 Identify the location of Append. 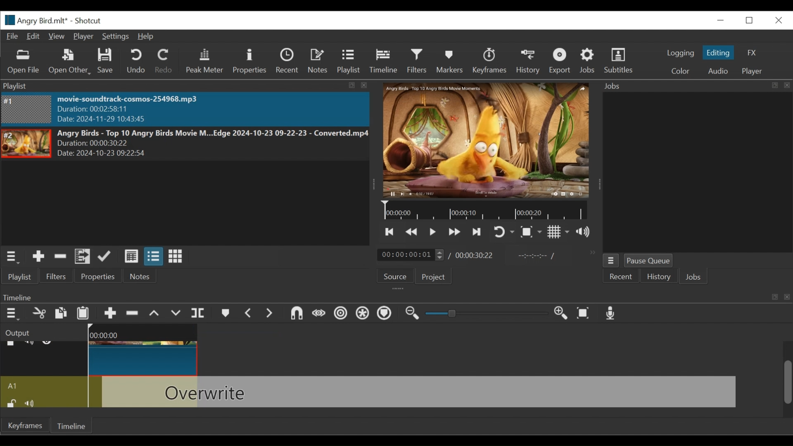
(109, 313).